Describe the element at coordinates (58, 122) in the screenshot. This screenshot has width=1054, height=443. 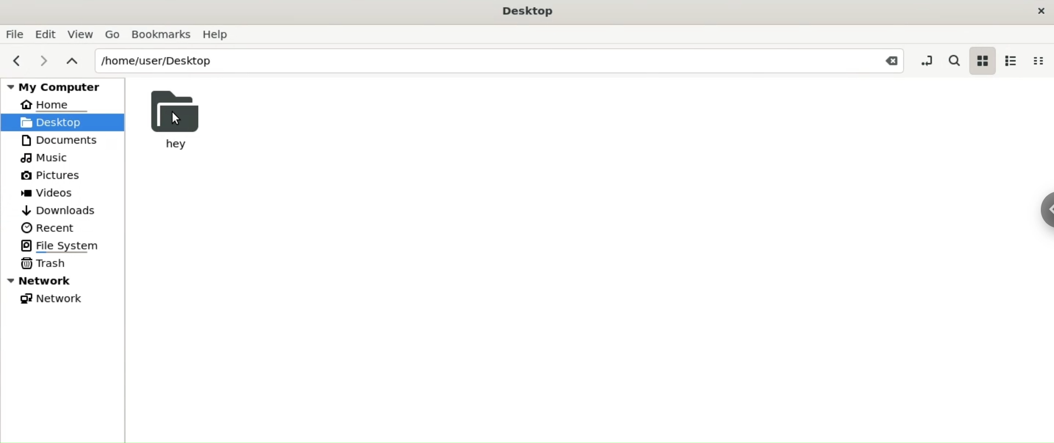
I see `Desktop` at that location.